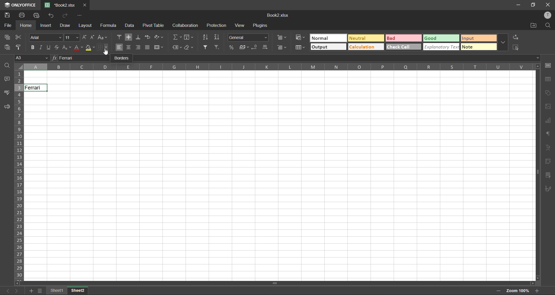 The height and width of the screenshot is (295, 555). What do you see at coordinates (518, 291) in the screenshot?
I see `zoom factor` at bounding box center [518, 291].